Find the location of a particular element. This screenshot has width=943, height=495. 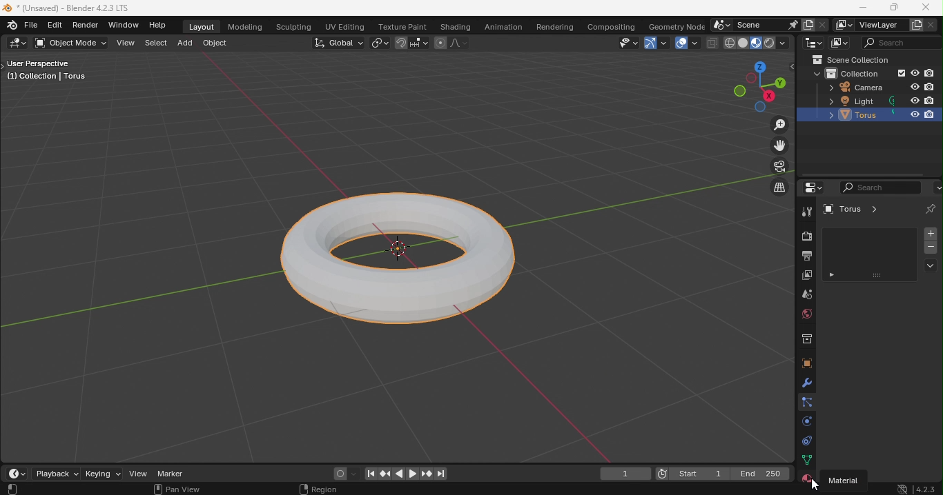

Toggle X-ray is located at coordinates (710, 43).